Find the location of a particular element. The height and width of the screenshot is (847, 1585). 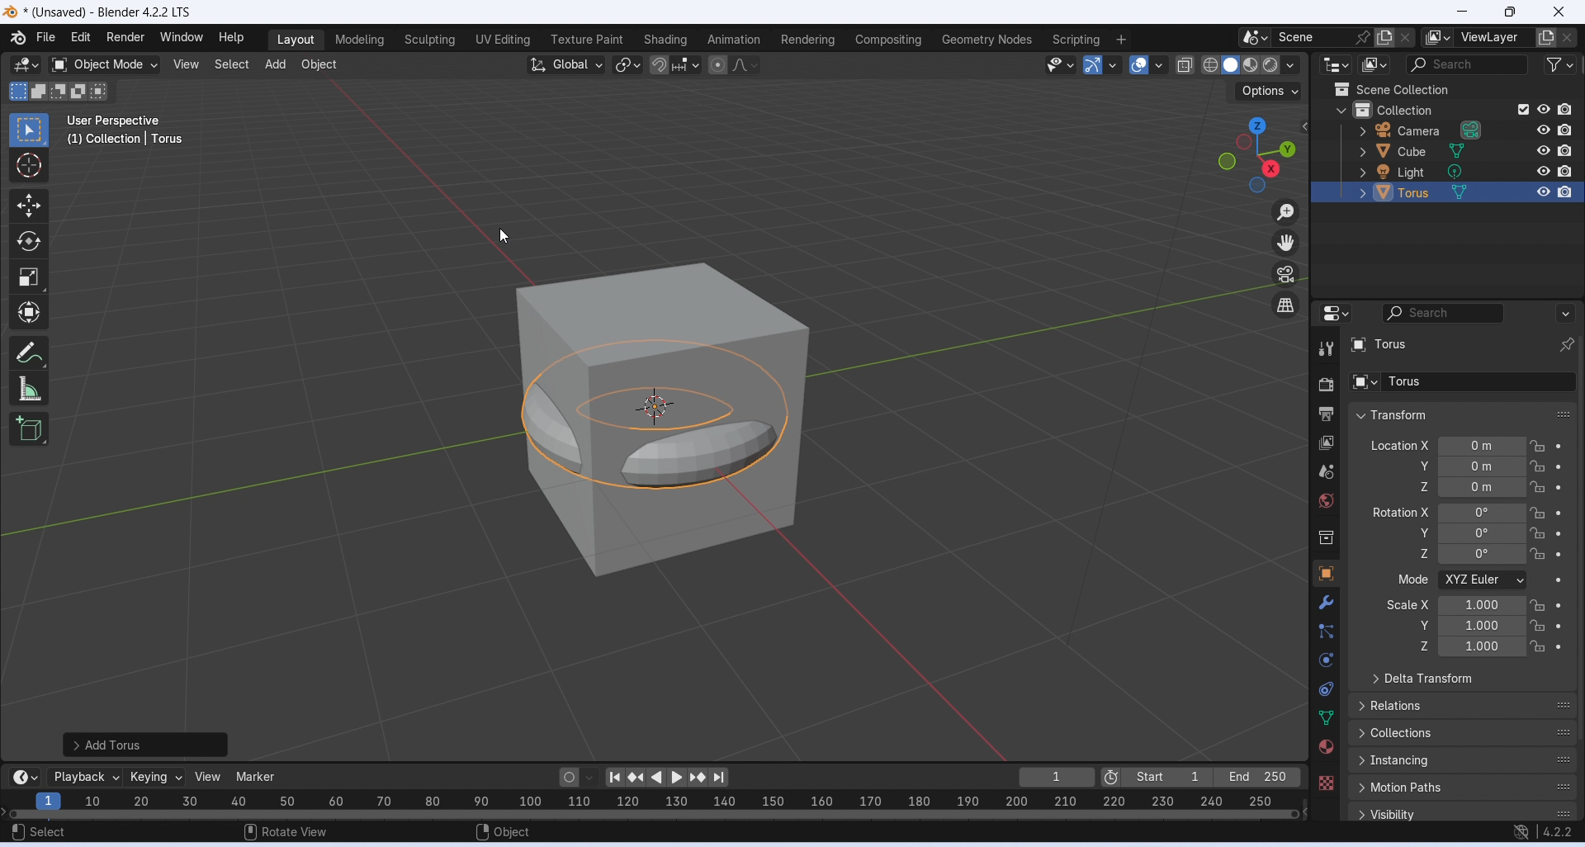

Scale  Y is located at coordinates (1424, 625).